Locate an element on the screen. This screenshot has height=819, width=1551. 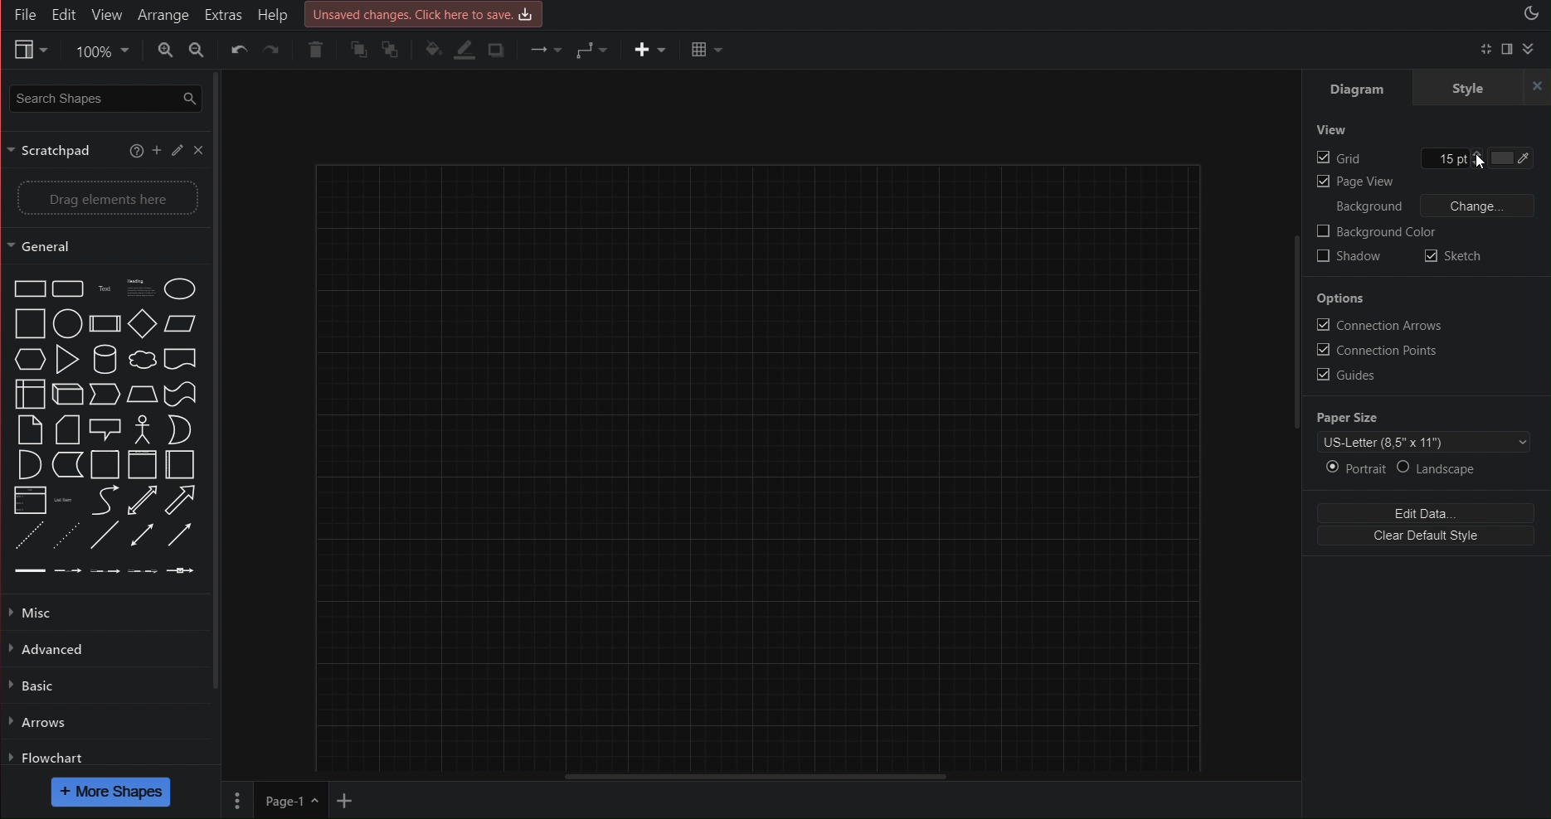
Arrows is located at coordinates (40, 720).